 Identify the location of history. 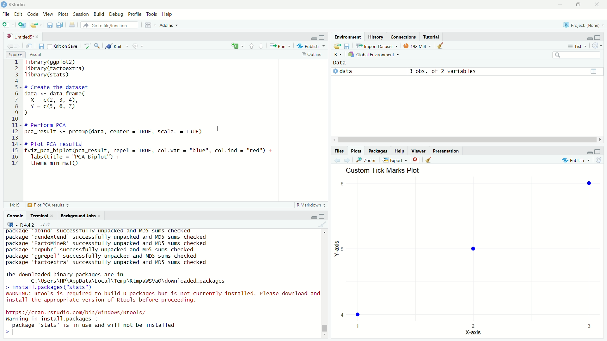
(376, 37).